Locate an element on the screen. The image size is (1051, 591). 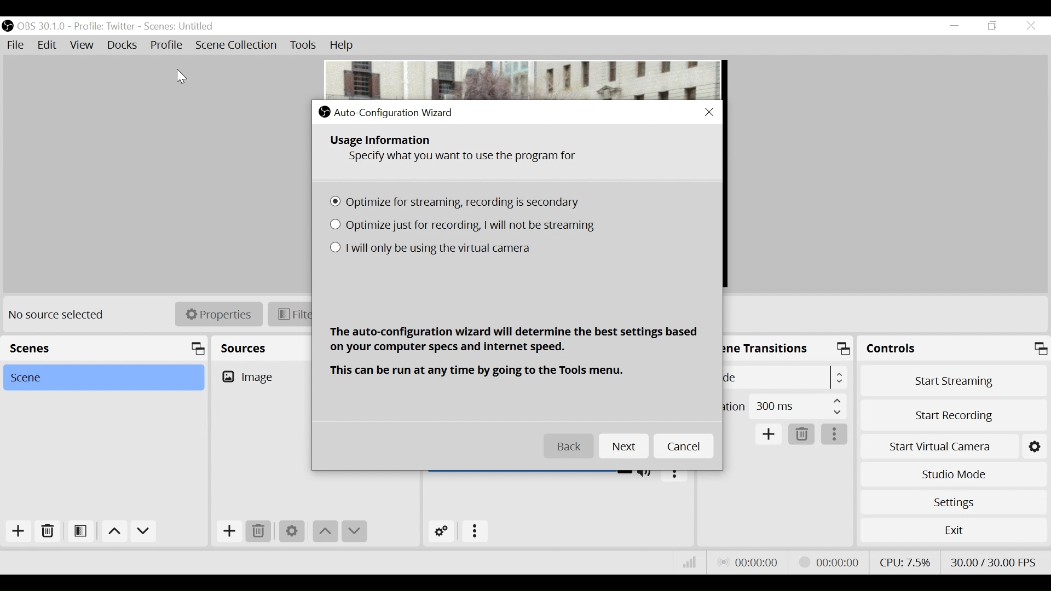
Settings is located at coordinates (291, 532).